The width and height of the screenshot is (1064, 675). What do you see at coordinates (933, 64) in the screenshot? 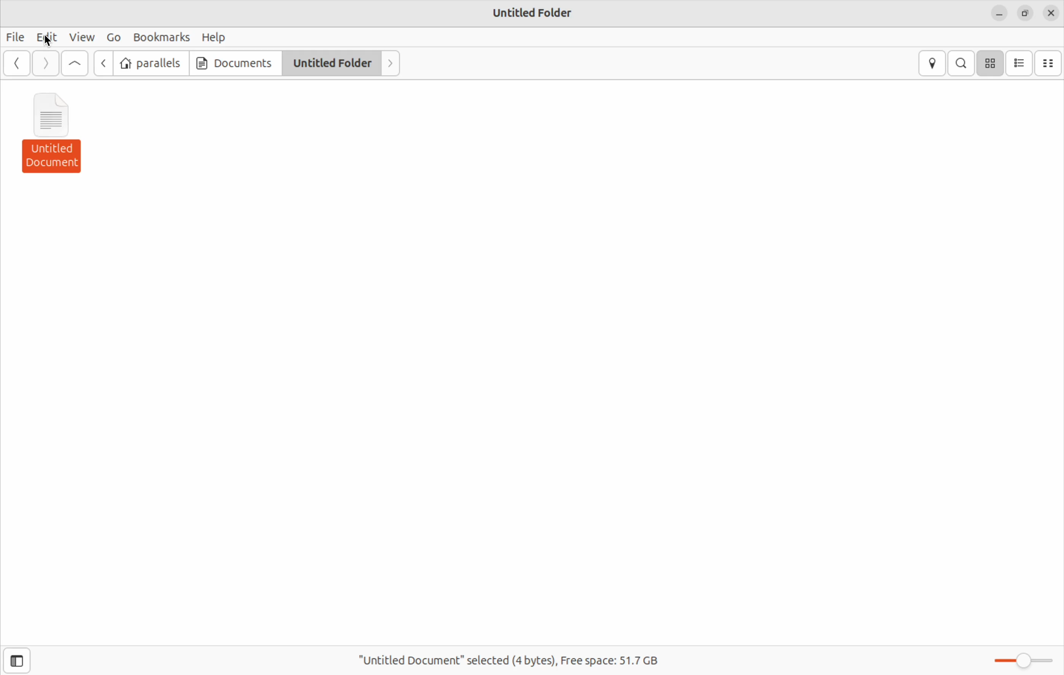
I see `location` at bounding box center [933, 64].